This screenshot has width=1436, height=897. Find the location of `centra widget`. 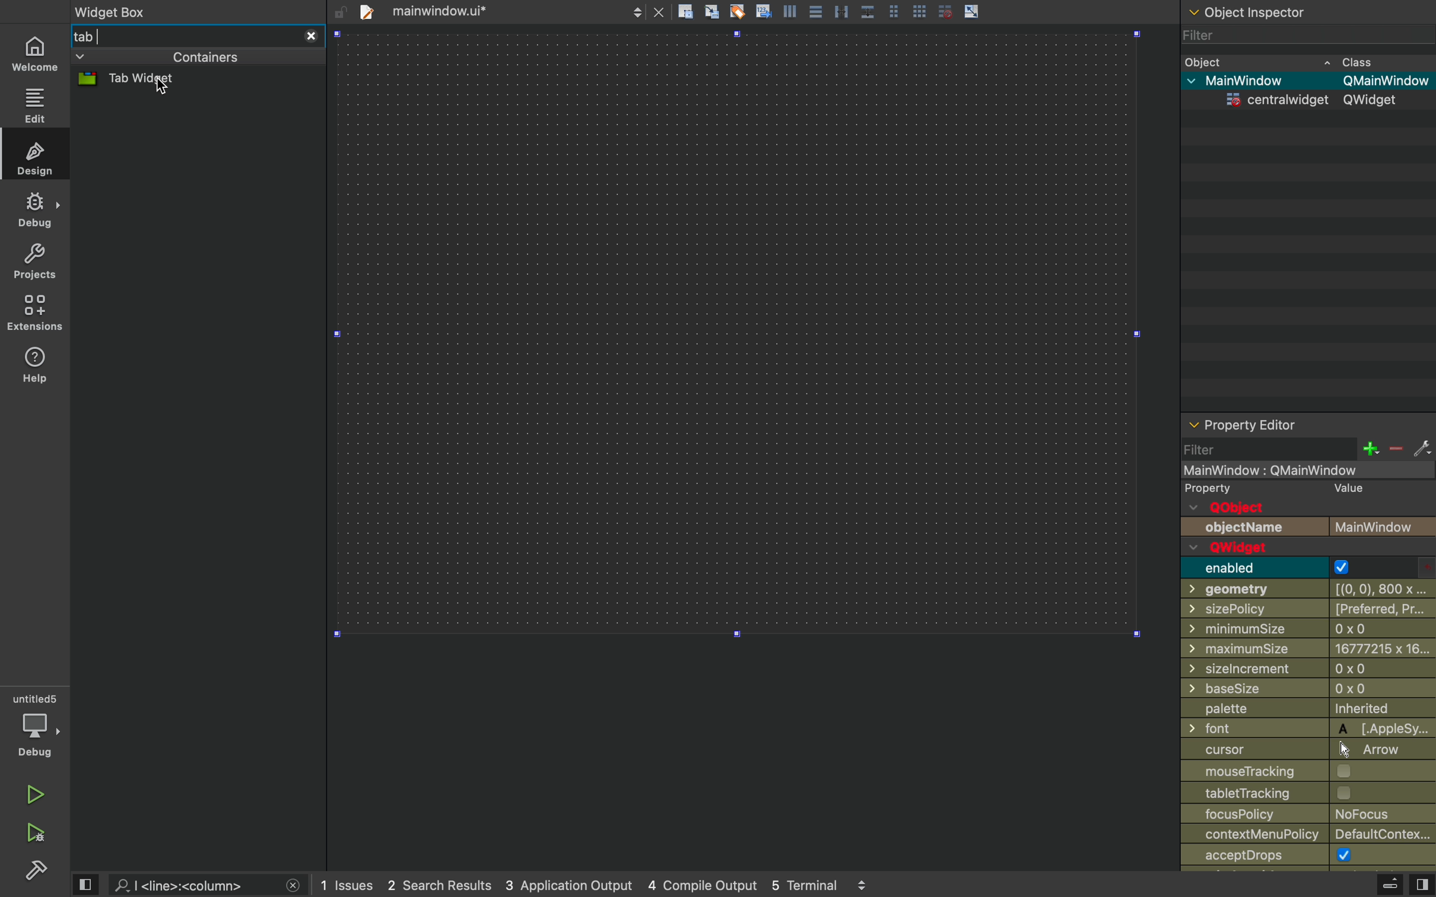

centra widget is located at coordinates (1304, 102).